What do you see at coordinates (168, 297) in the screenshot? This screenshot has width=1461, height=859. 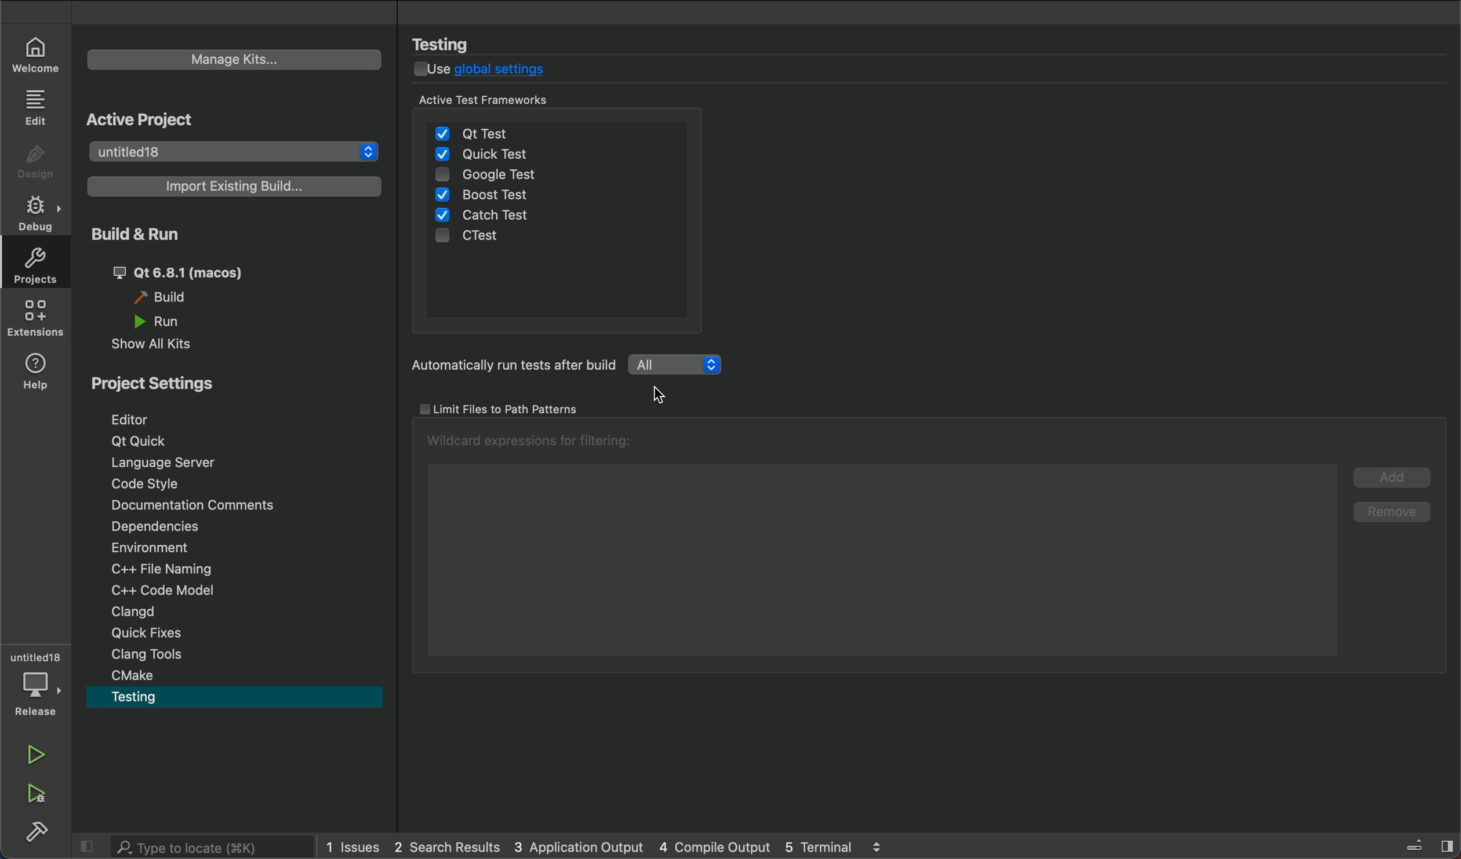 I see `build` at bounding box center [168, 297].